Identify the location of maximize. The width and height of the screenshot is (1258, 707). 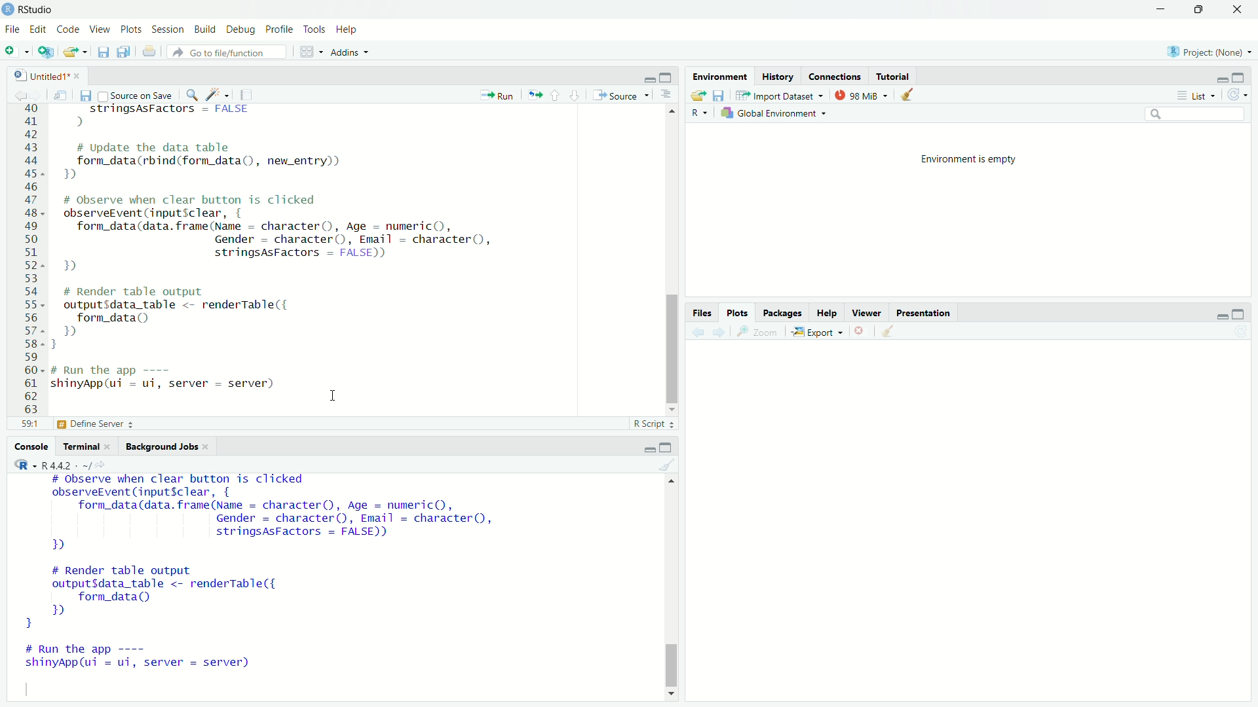
(1203, 9).